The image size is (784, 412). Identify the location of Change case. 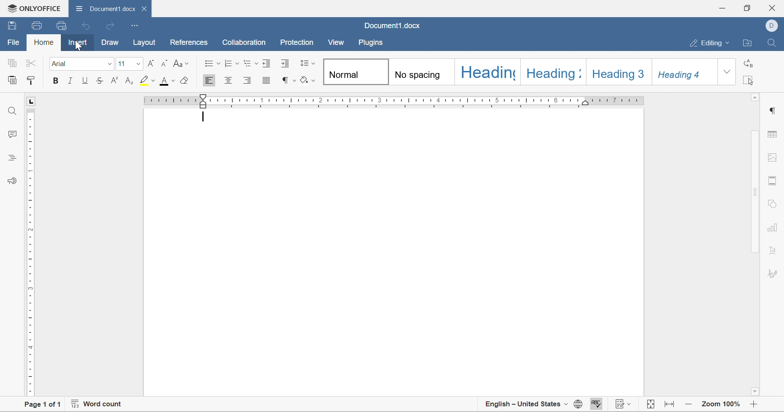
(183, 63).